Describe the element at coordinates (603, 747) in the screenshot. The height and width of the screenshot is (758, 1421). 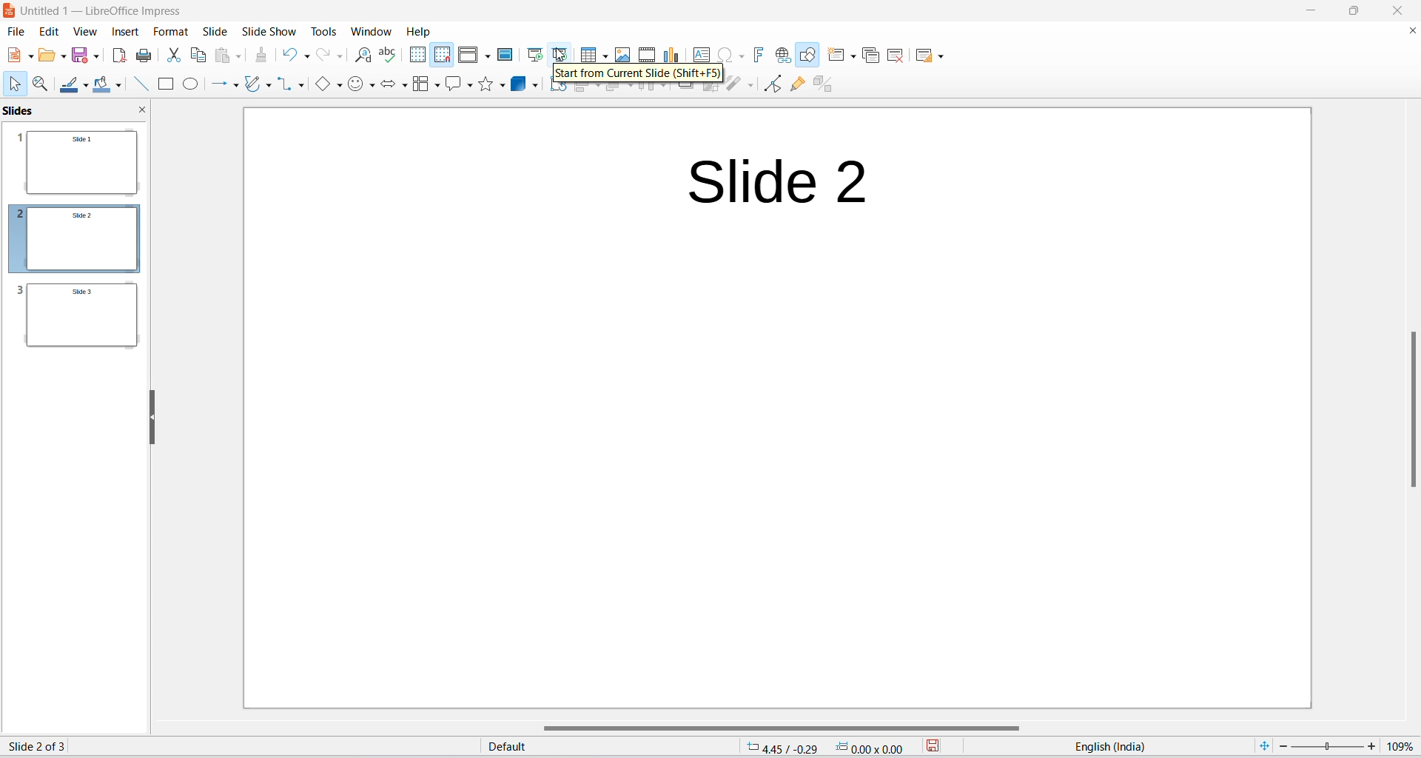
I see `slide master type` at that location.